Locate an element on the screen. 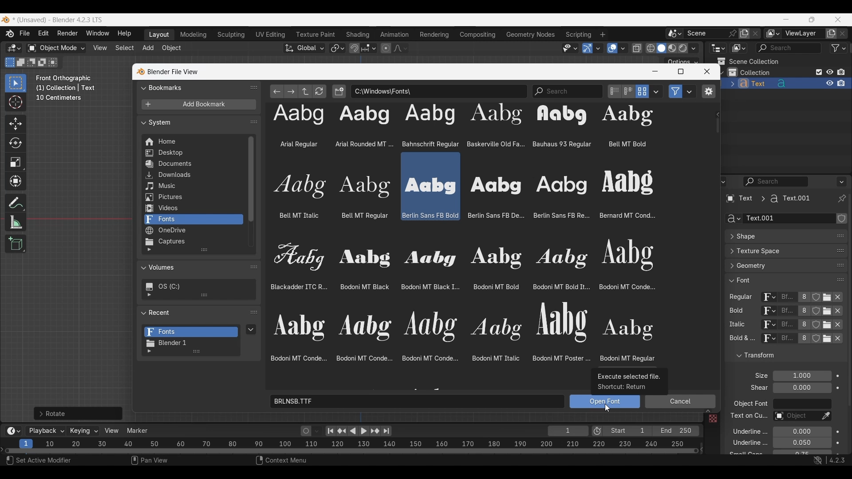 The width and height of the screenshot is (852, 479). italic is located at coordinates (735, 325).